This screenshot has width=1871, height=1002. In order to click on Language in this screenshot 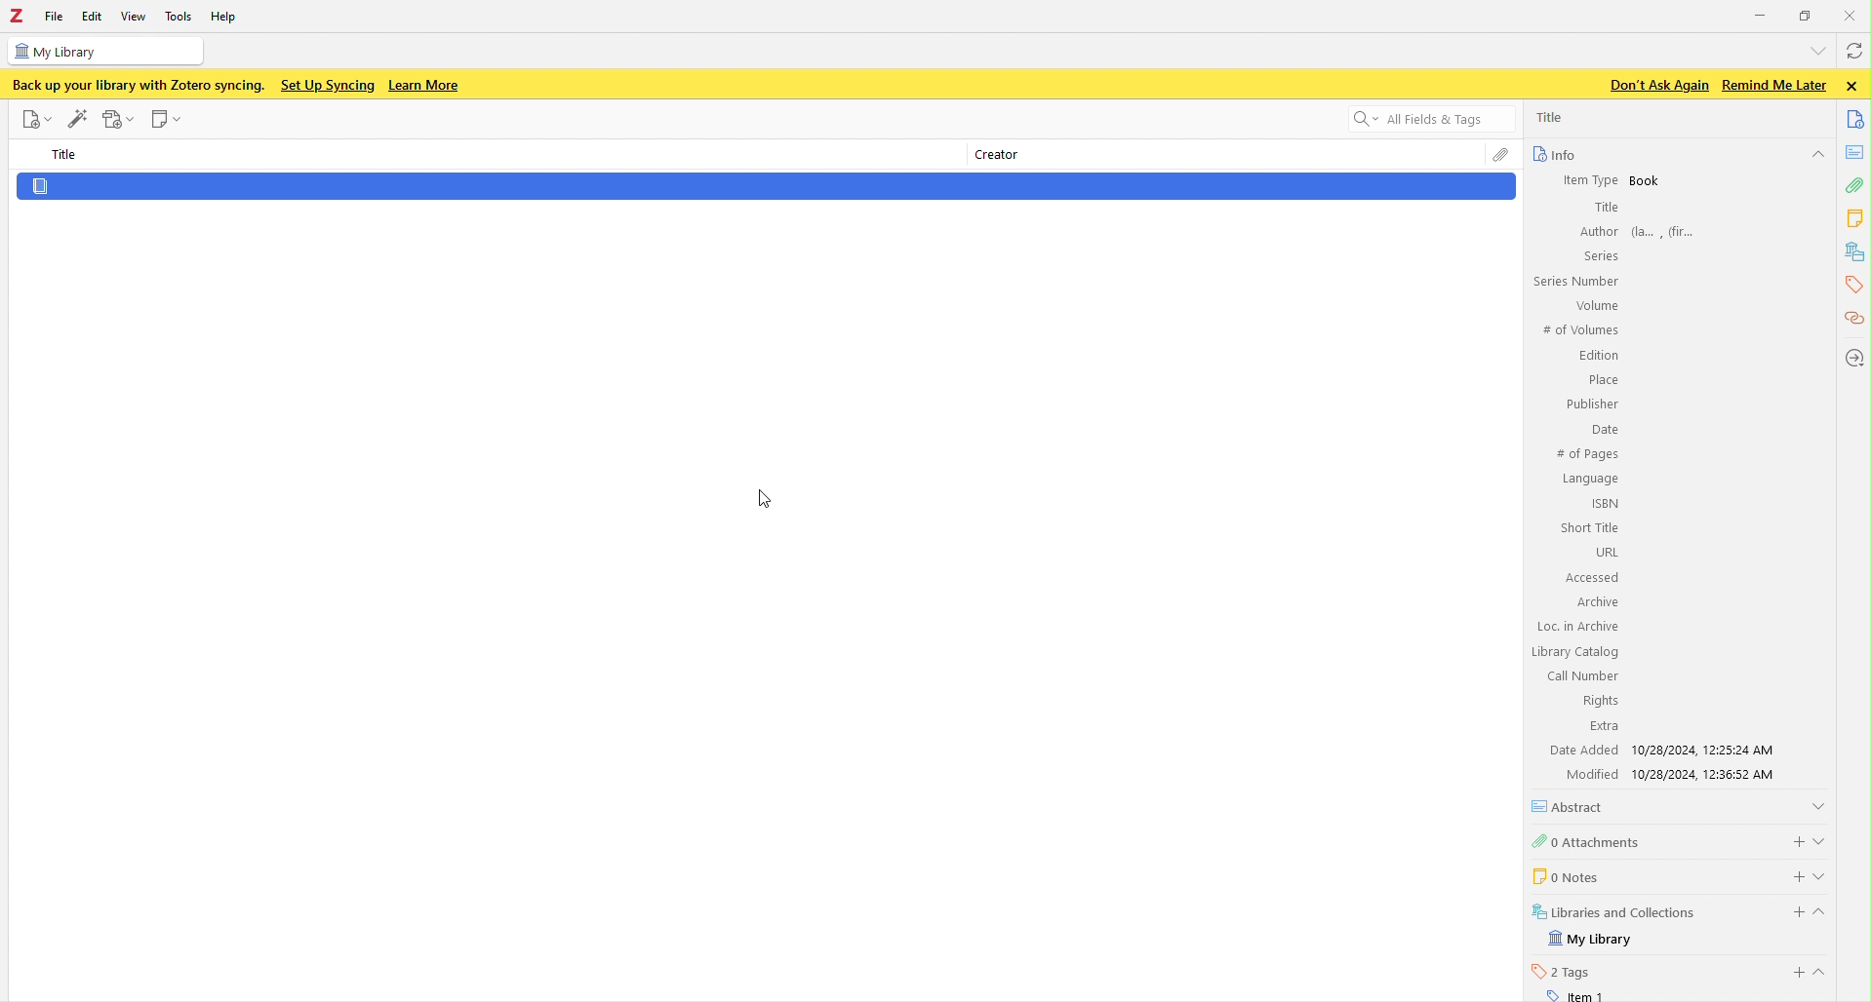, I will do `click(1590, 480)`.